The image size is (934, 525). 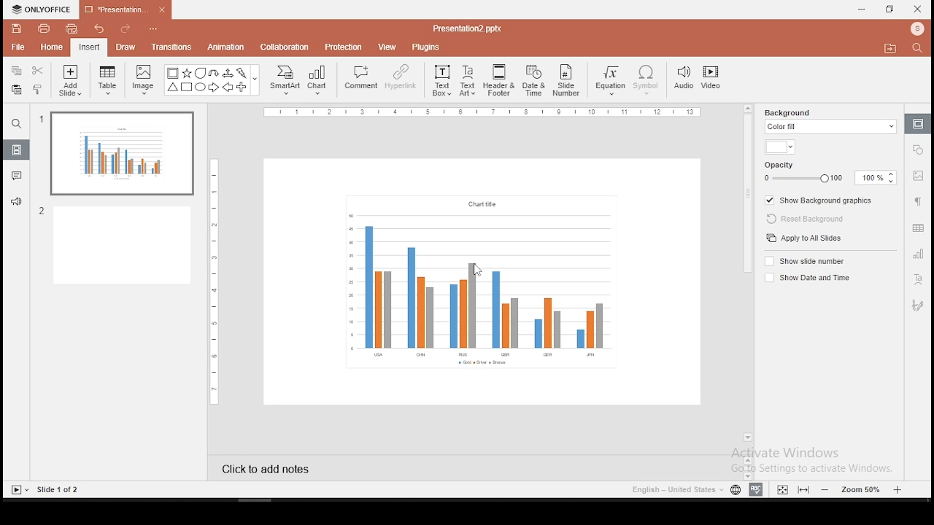 I want to click on comment, so click(x=358, y=81).